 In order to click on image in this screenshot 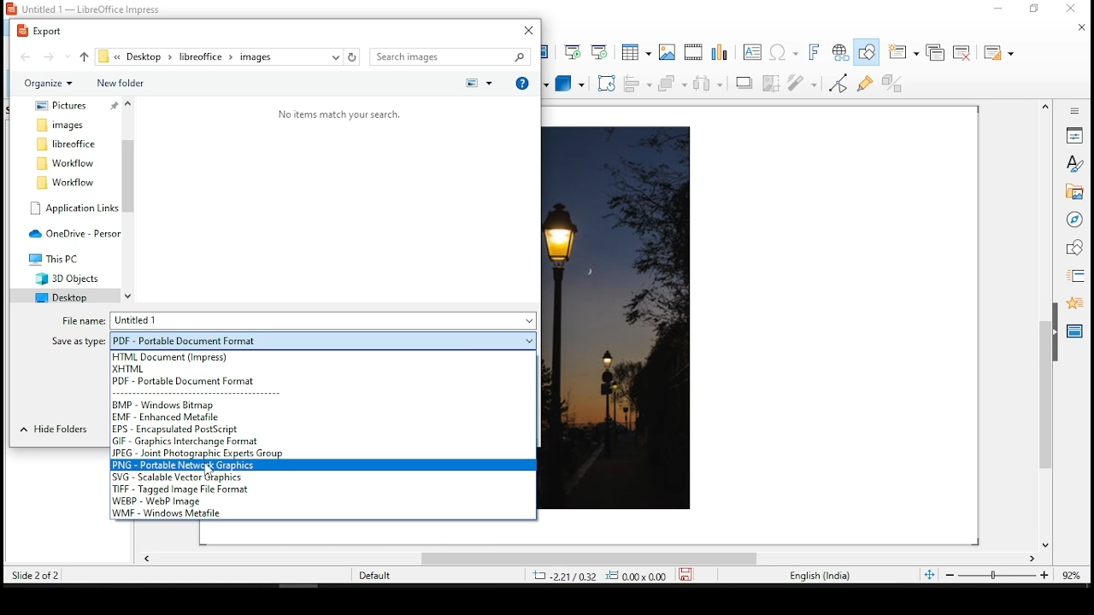, I will do `click(622, 319)`.